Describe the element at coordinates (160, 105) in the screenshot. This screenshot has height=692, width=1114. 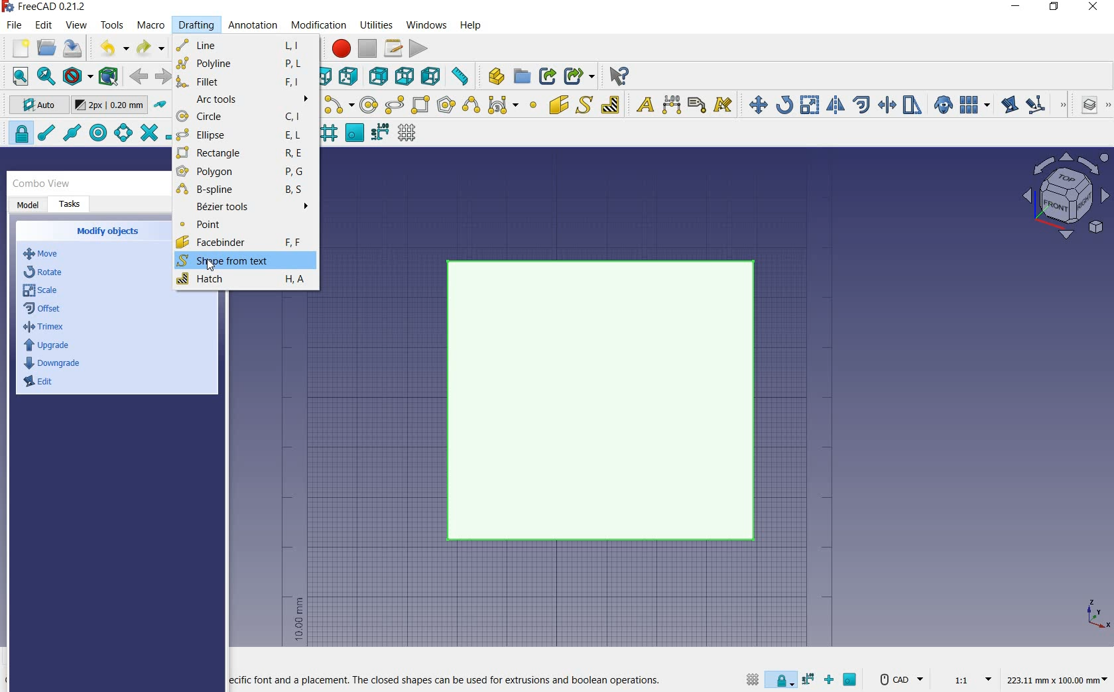
I see `toggle construction mode` at that location.